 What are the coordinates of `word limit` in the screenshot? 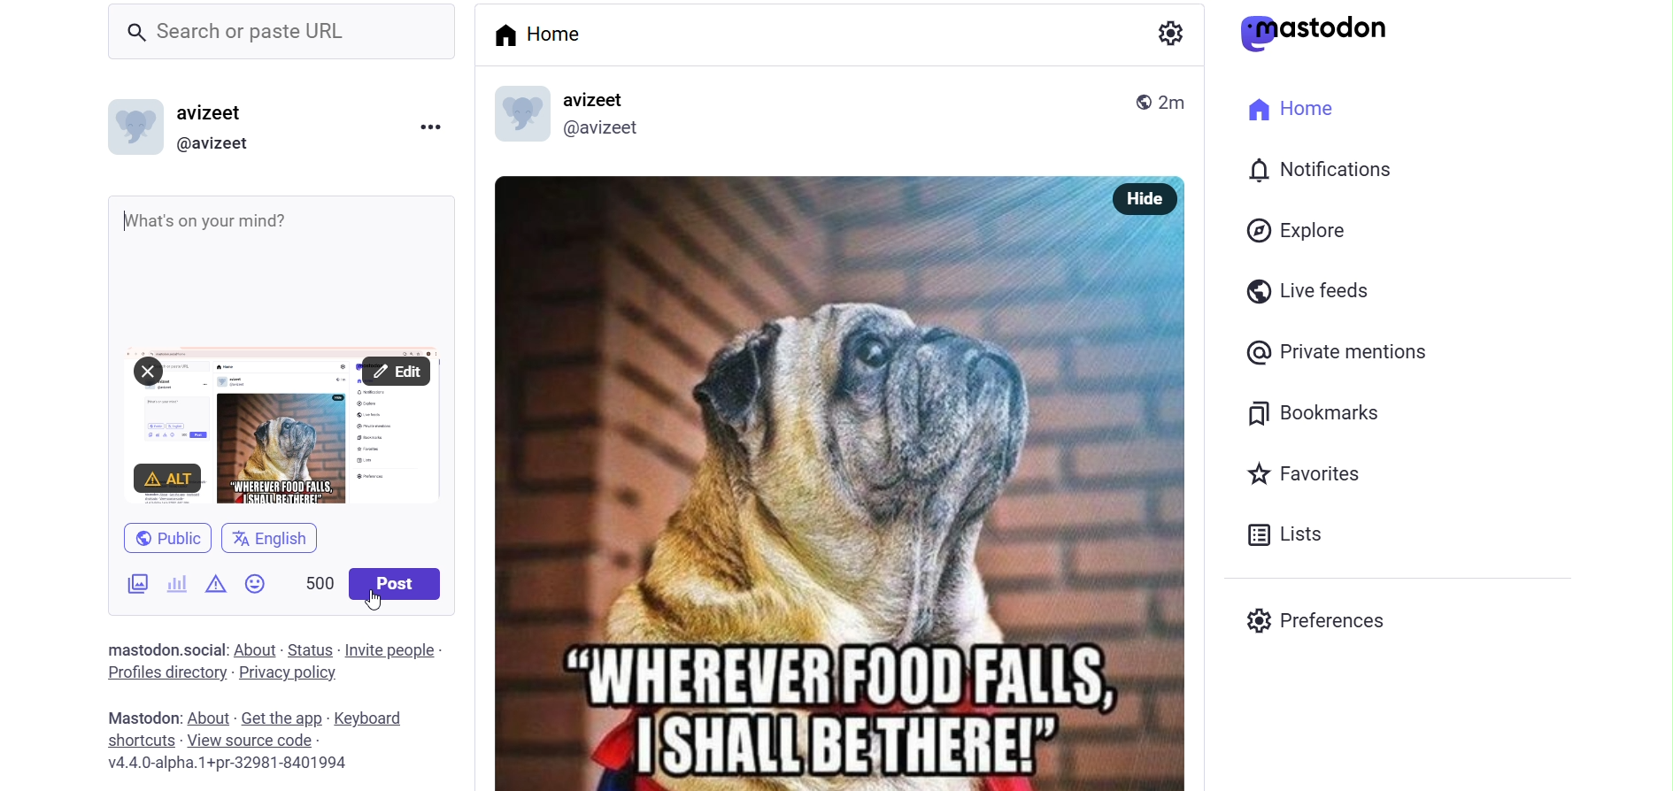 It's located at (314, 580).